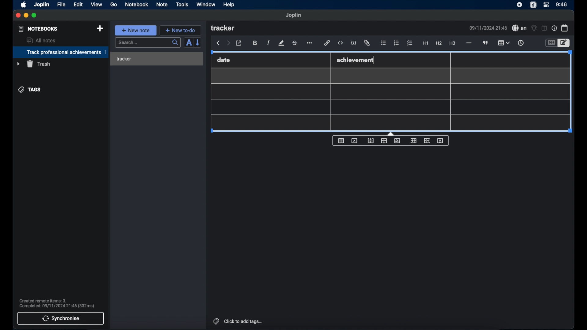  What do you see at coordinates (30, 89) in the screenshot?
I see `tags` at bounding box center [30, 89].